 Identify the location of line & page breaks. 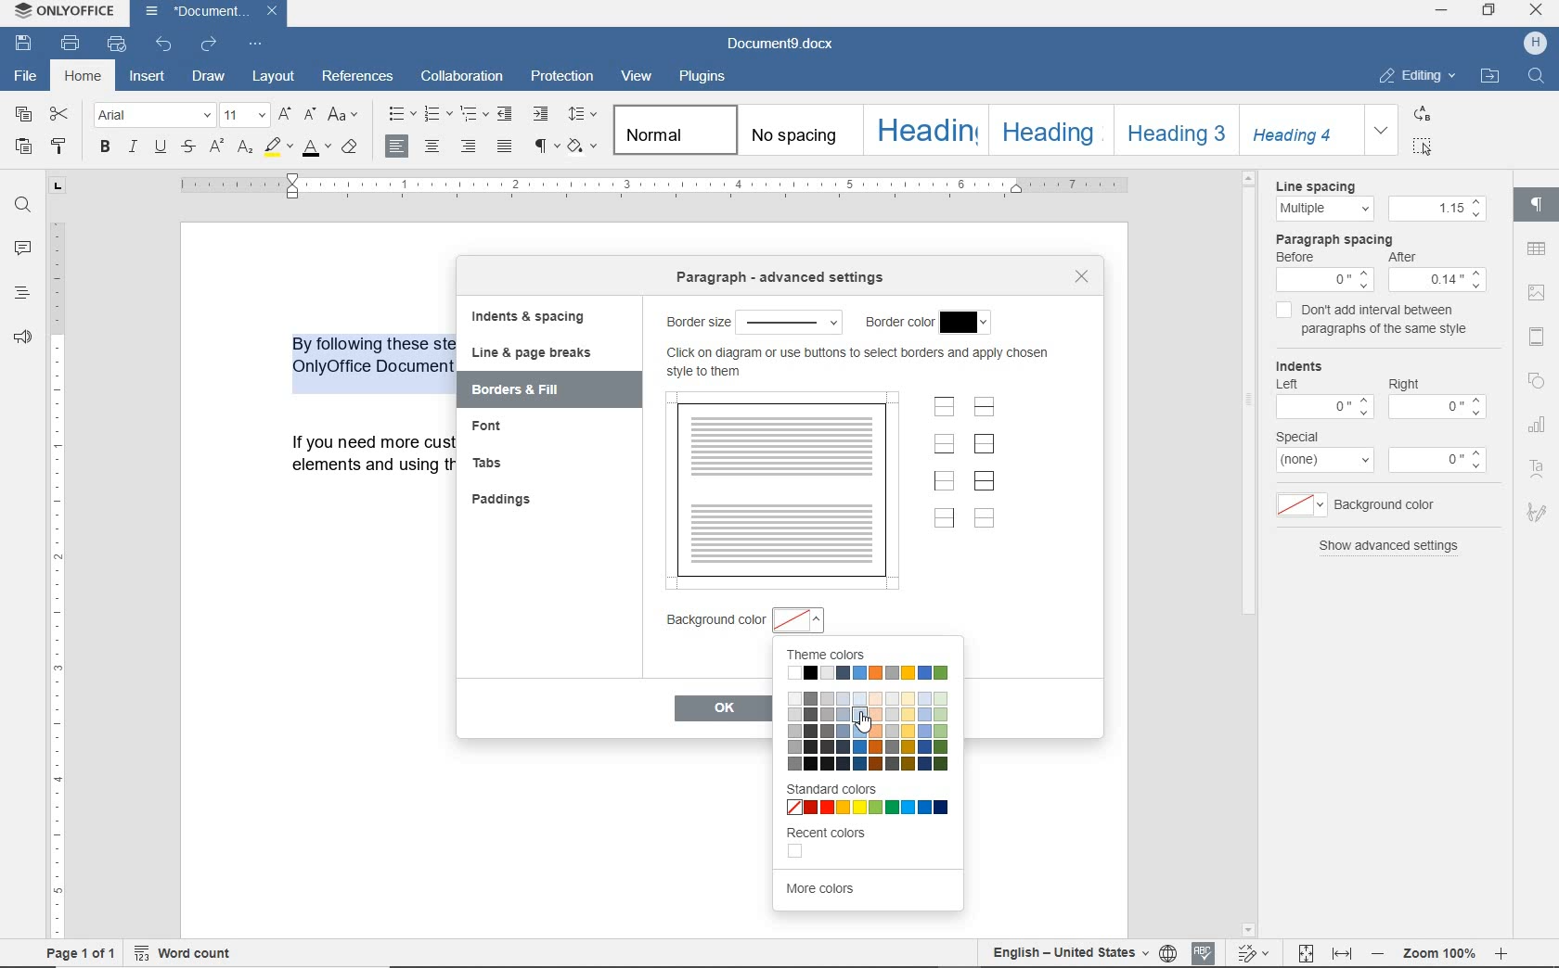
(538, 353).